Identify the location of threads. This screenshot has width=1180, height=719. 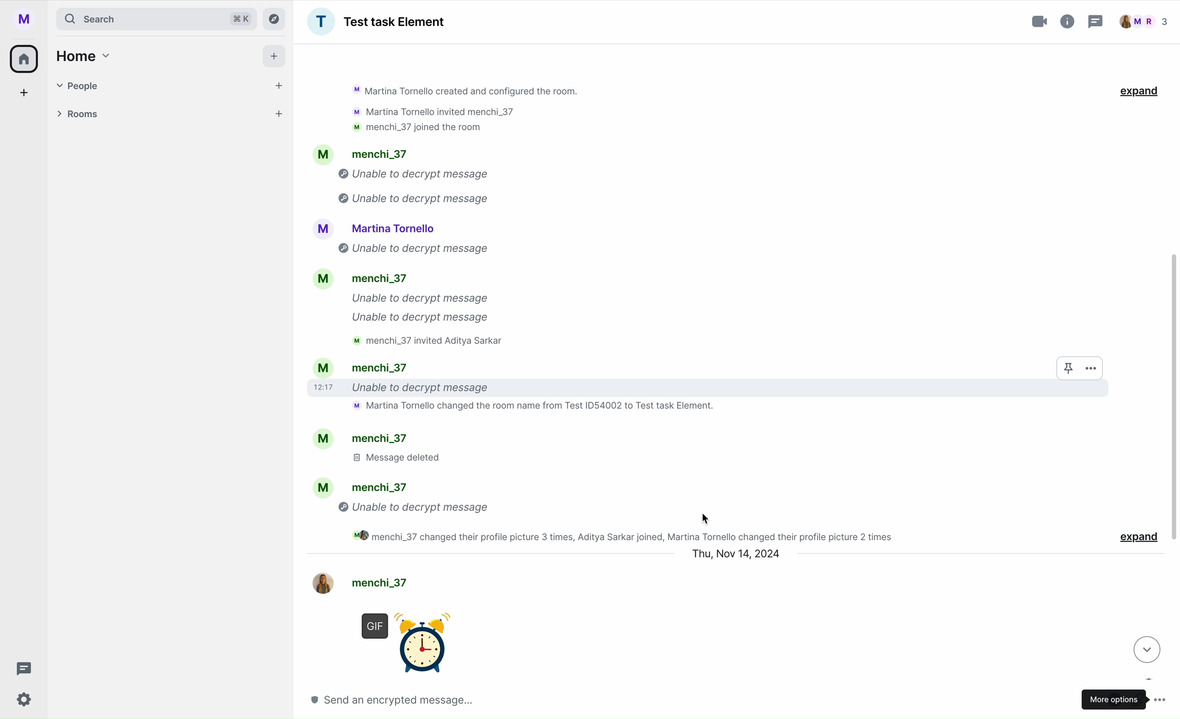
(21, 669).